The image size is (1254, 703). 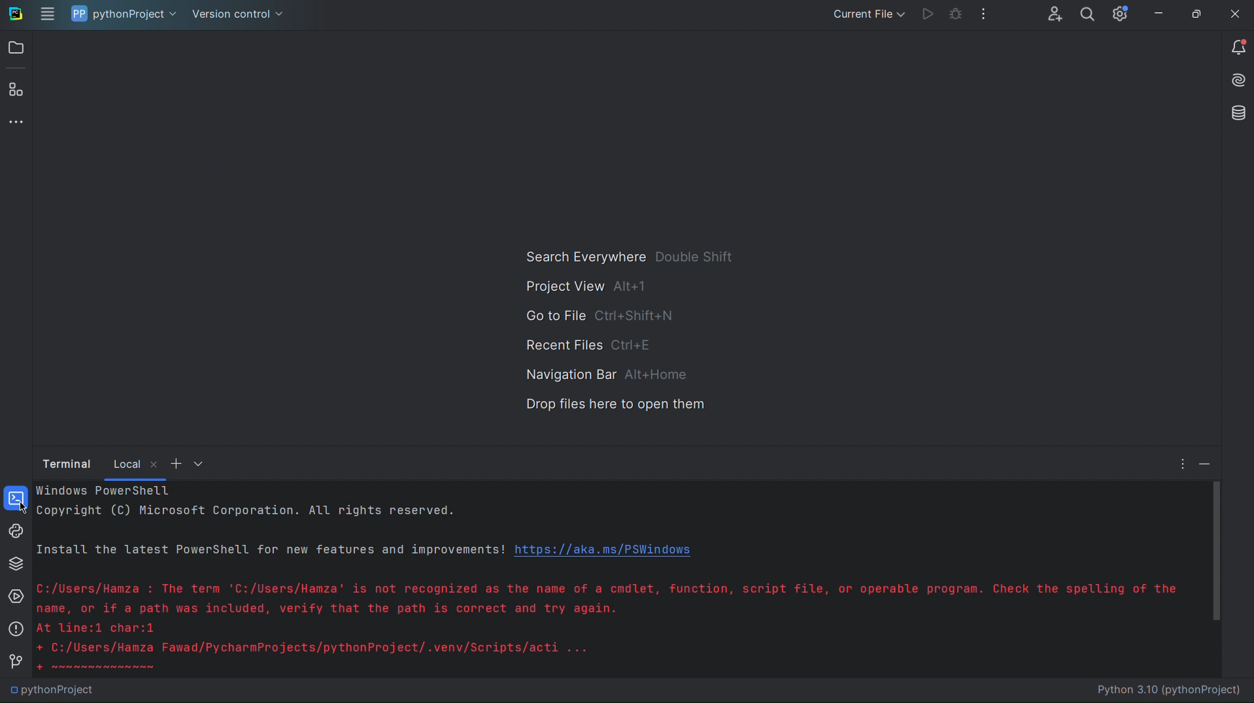 What do you see at coordinates (596, 316) in the screenshot?
I see `Go to File` at bounding box center [596, 316].